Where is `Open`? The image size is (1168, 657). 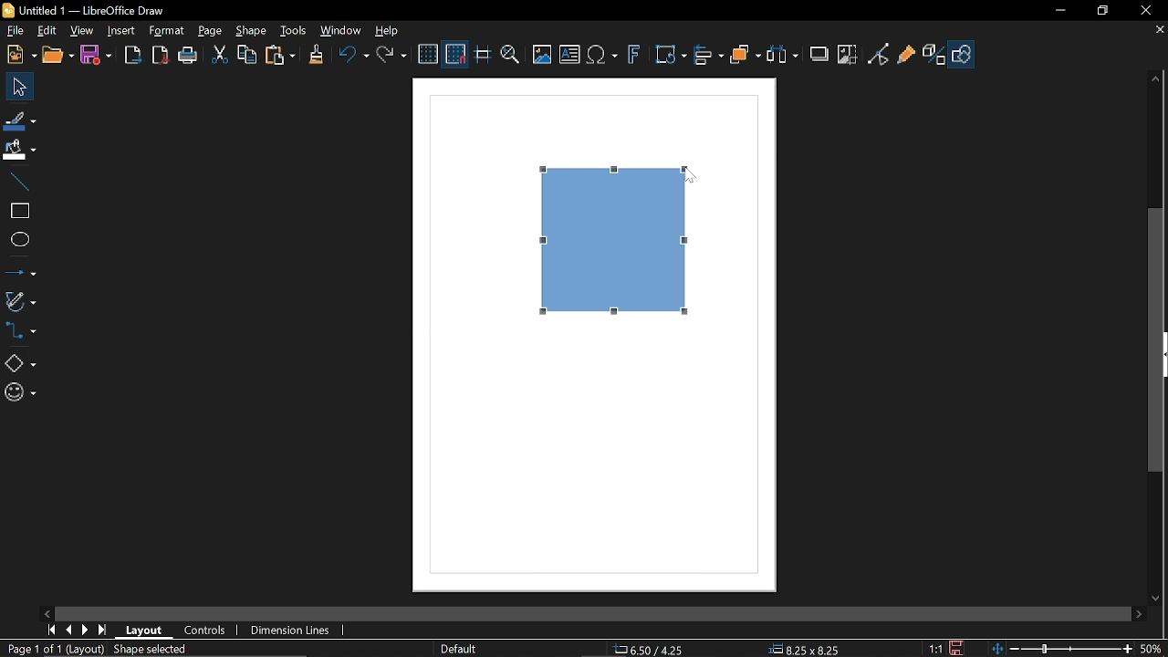
Open is located at coordinates (57, 57).